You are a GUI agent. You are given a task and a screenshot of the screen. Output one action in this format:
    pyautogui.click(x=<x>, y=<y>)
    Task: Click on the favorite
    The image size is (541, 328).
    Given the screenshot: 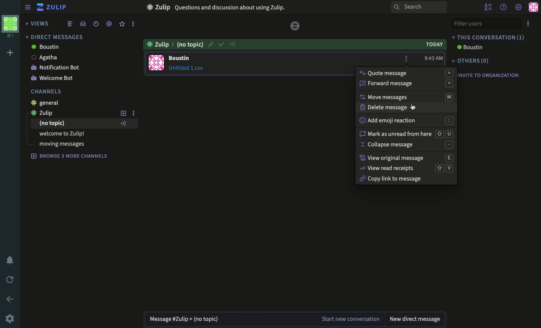 What is the action you would take?
    pyautogui.click(x=122, y=24)
    